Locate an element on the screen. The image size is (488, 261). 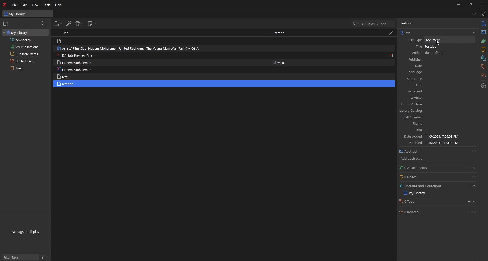
view is located at coordinates (35, 5).